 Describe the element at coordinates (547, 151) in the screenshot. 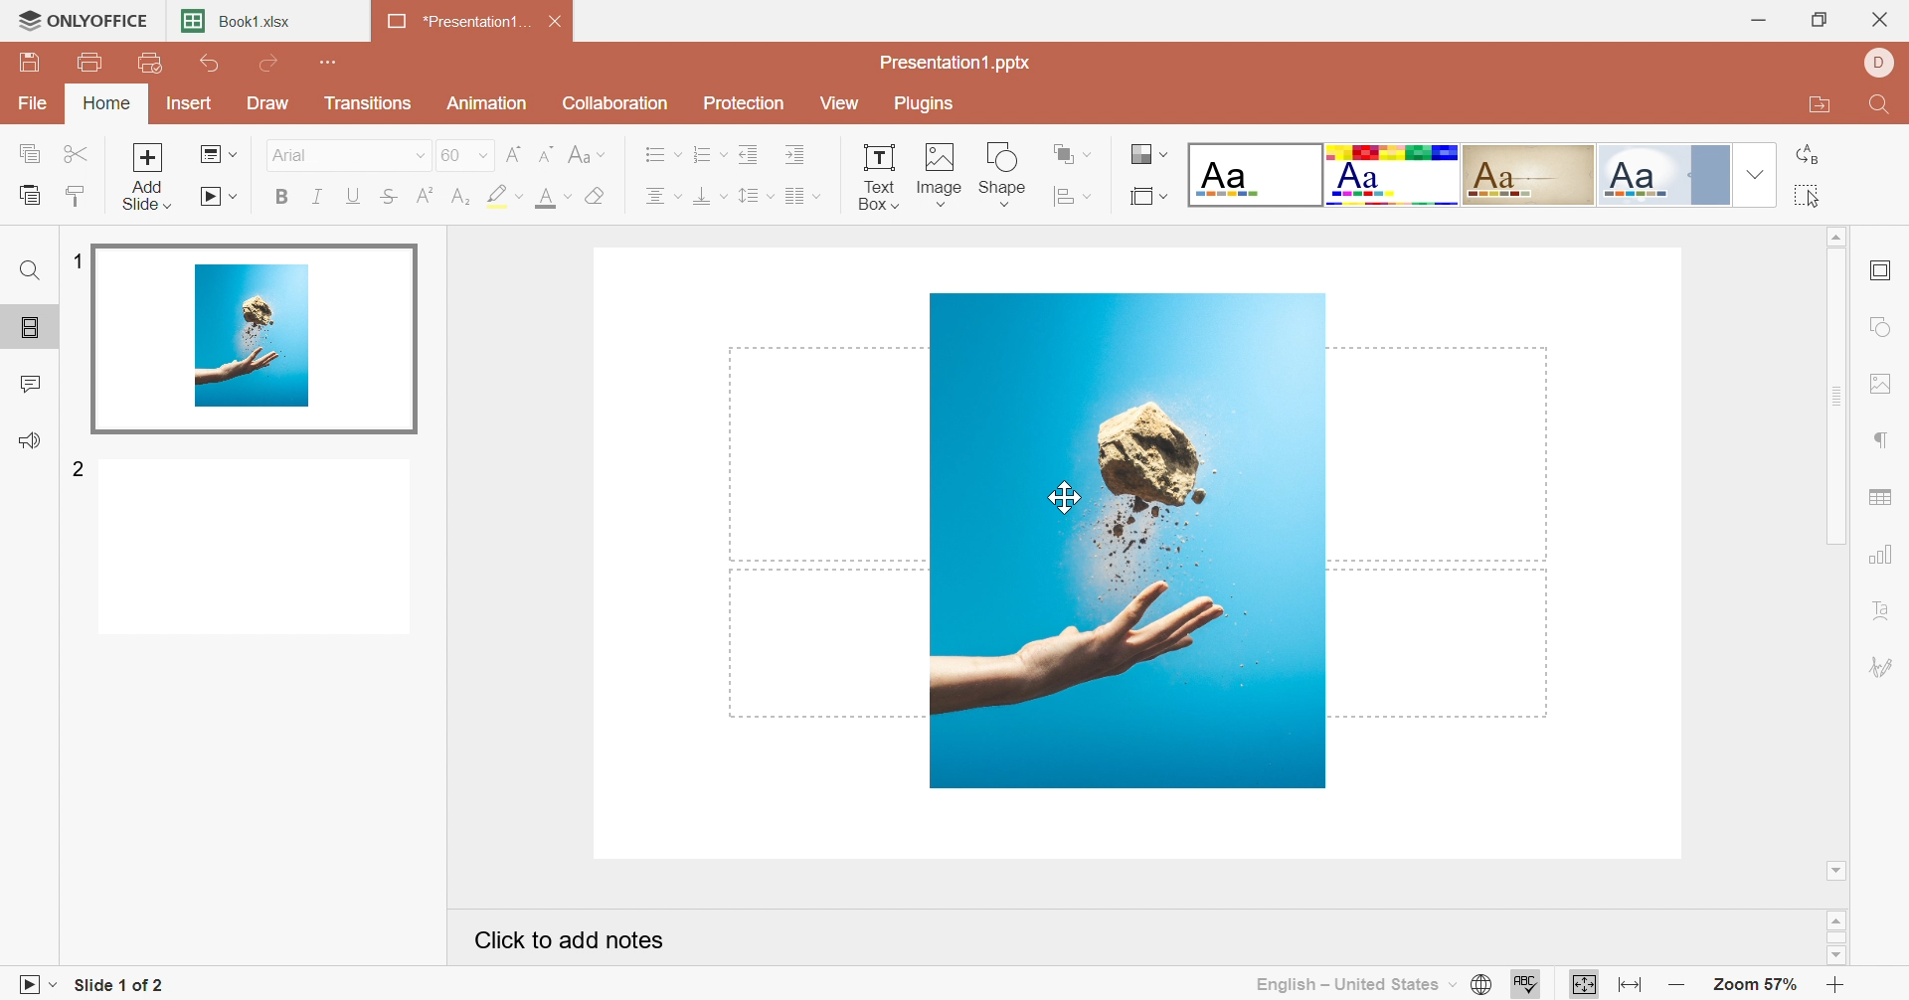

I see `Decrement font size` at that location.